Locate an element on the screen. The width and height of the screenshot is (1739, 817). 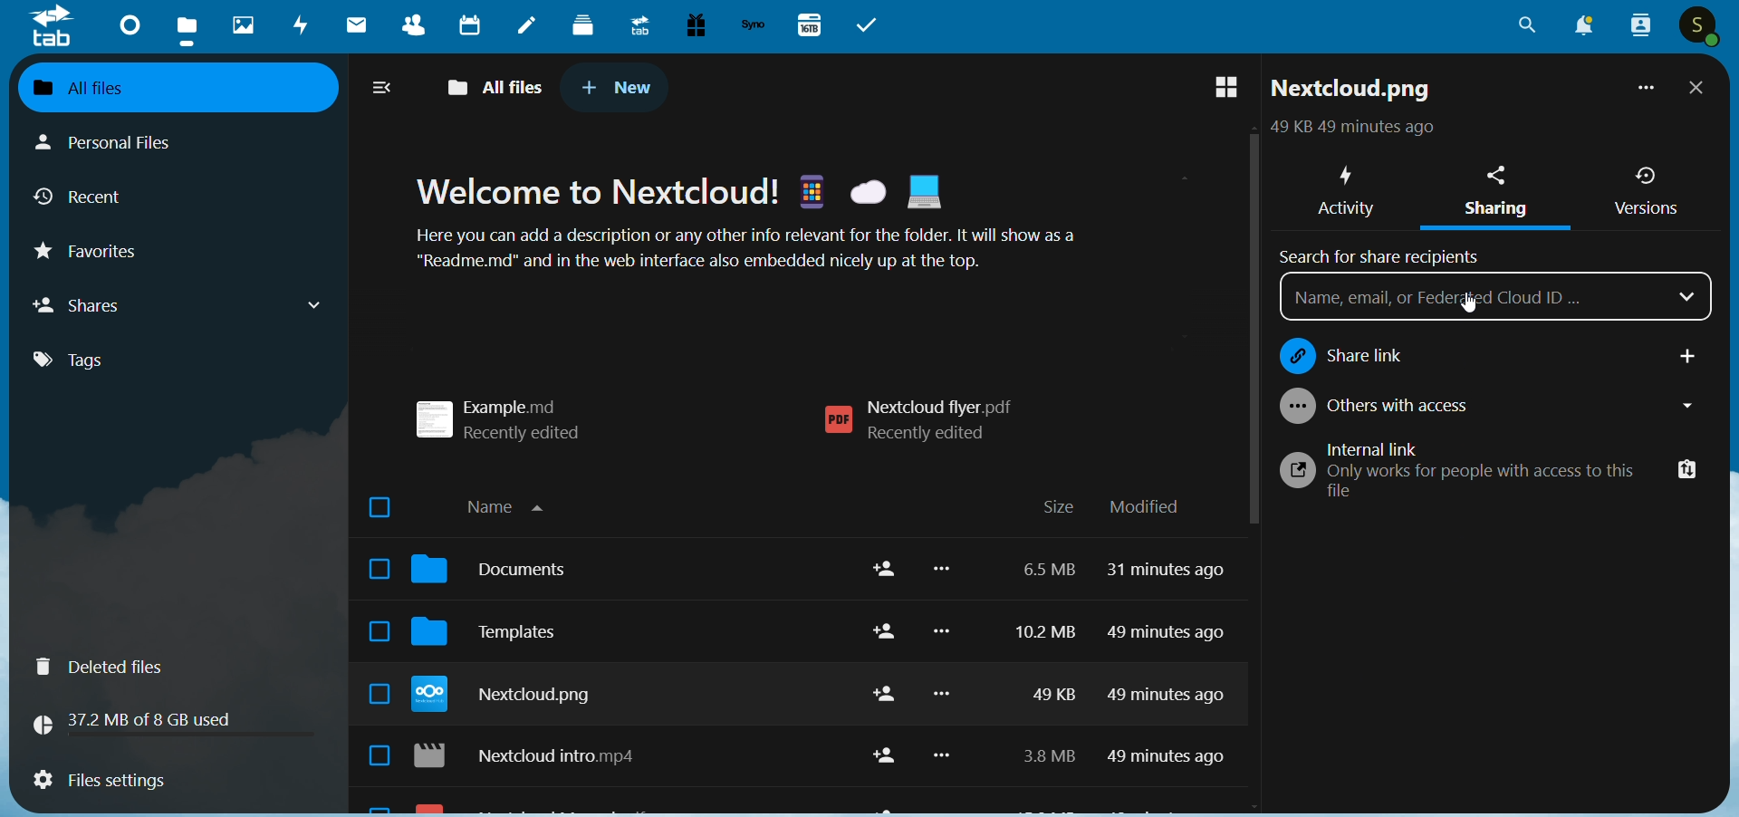
shares is located at coordinates (181, 304).